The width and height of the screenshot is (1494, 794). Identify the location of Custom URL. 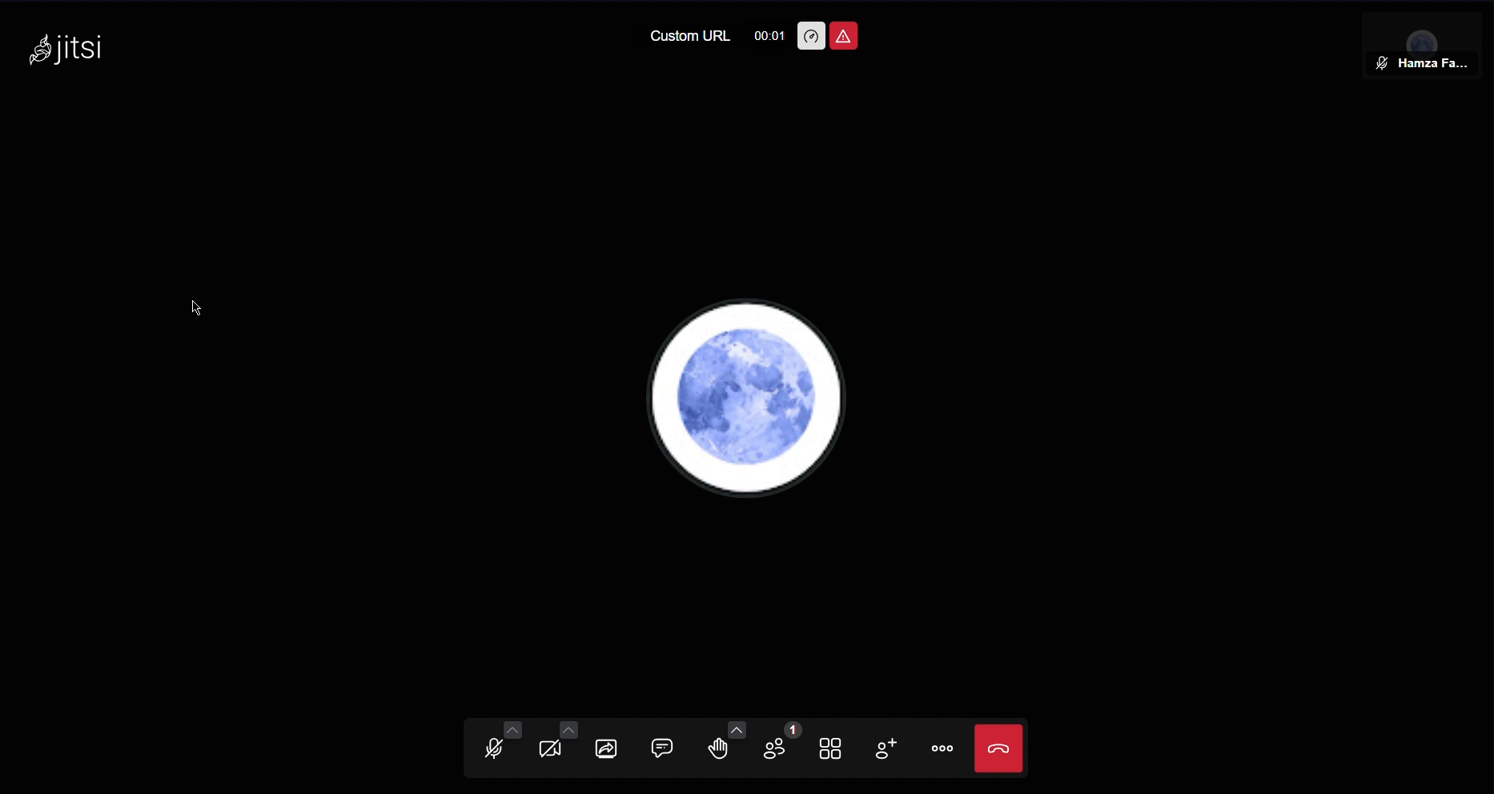
(686, 36).